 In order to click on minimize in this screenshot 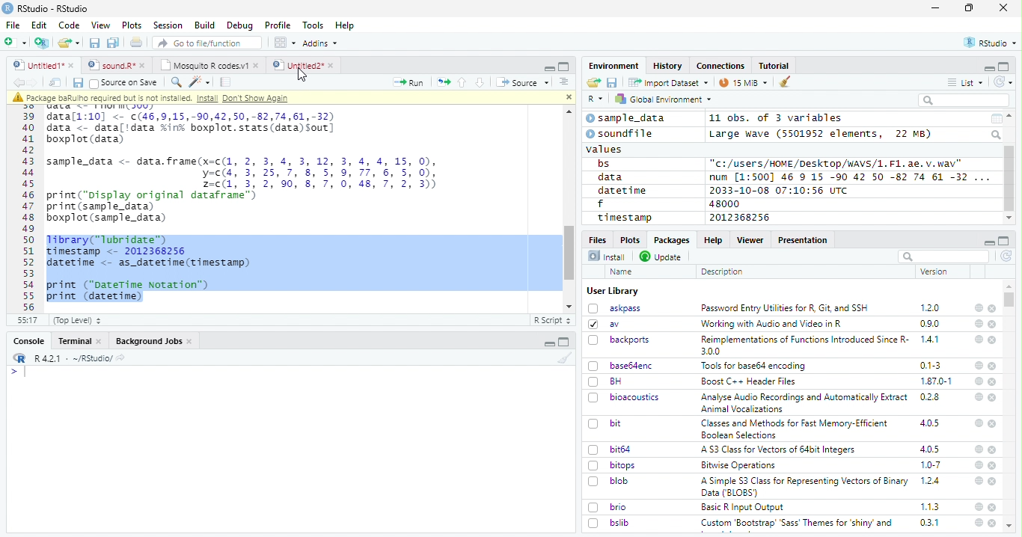, I will do `click(551, 342)`.